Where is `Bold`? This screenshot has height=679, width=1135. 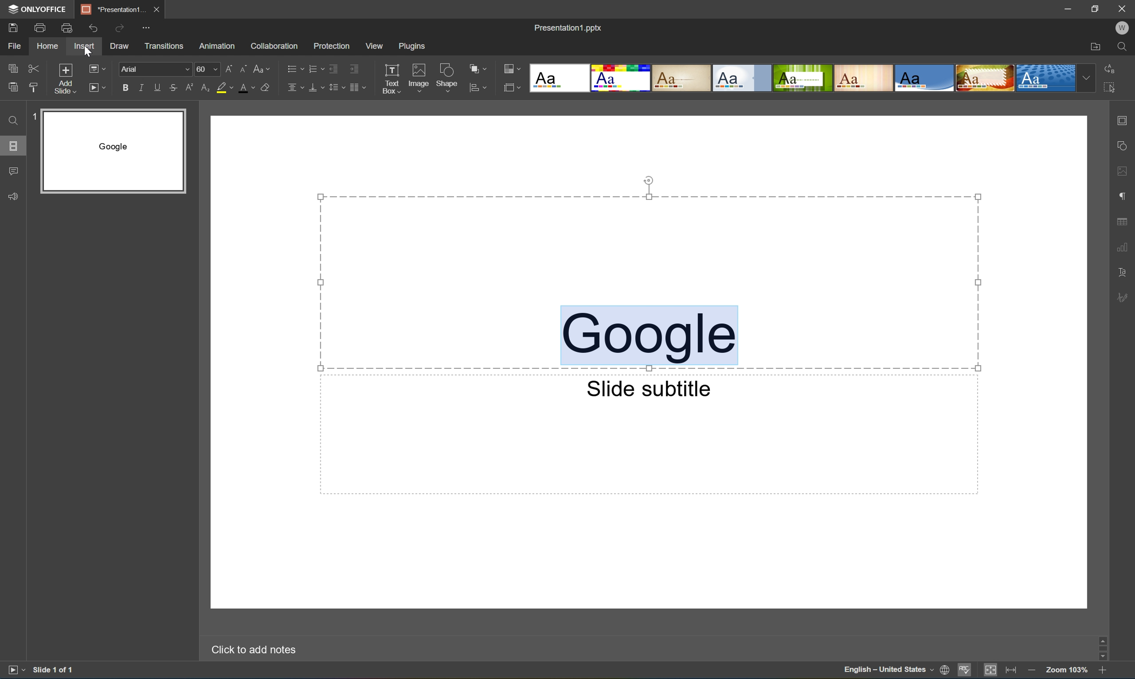
Bold is located at coordinates (128, 88).